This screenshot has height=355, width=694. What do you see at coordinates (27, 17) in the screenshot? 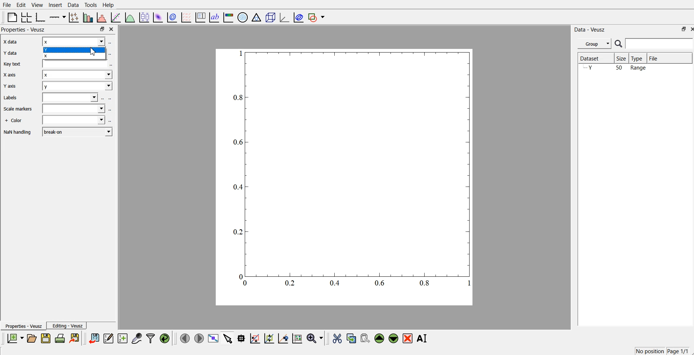
I see `arrange the graph` at bounding box center [27, 17].